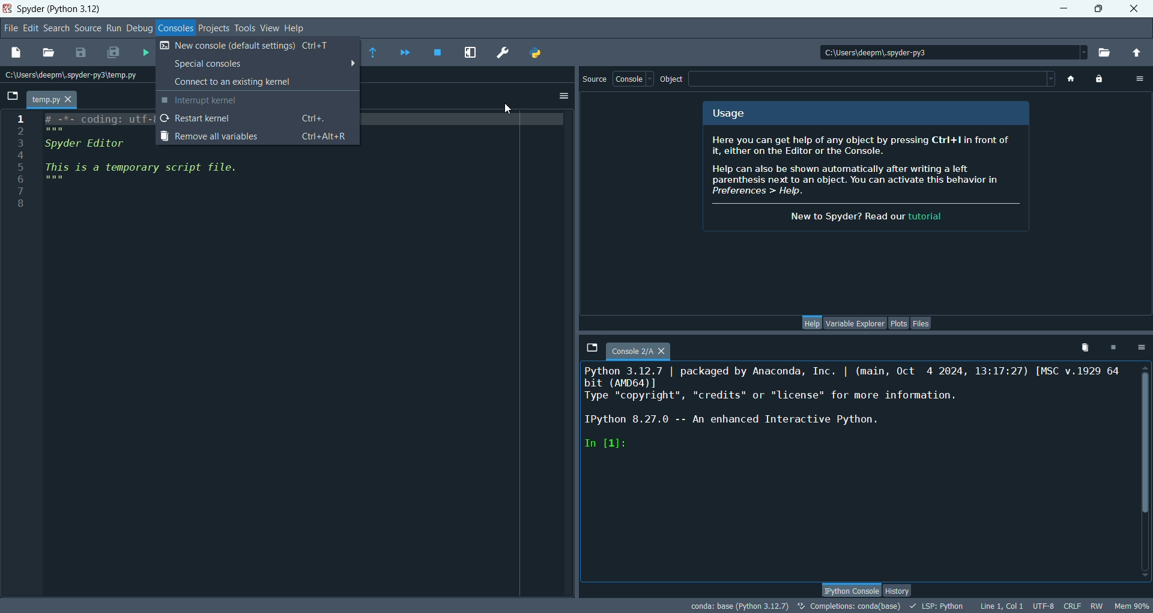  What do you see at coordinates (29, 29) in the screenshot?
I see `edit` at bounding box center [29, 29].